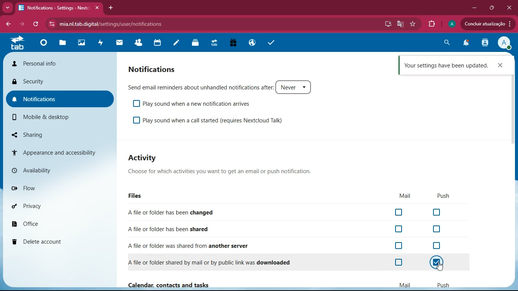 The height and width of the screenshot is (291, 518). Describe the element at coordinates (474, 8) in the screenshot. I see `minimize` at that location.